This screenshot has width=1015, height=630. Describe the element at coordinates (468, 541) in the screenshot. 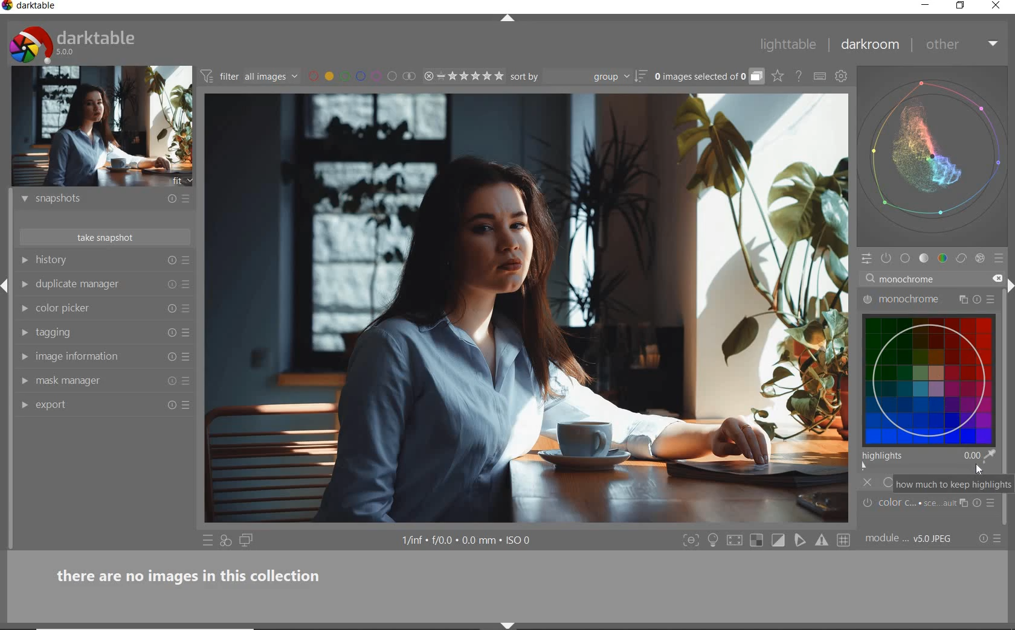

I see `display information` at that location.